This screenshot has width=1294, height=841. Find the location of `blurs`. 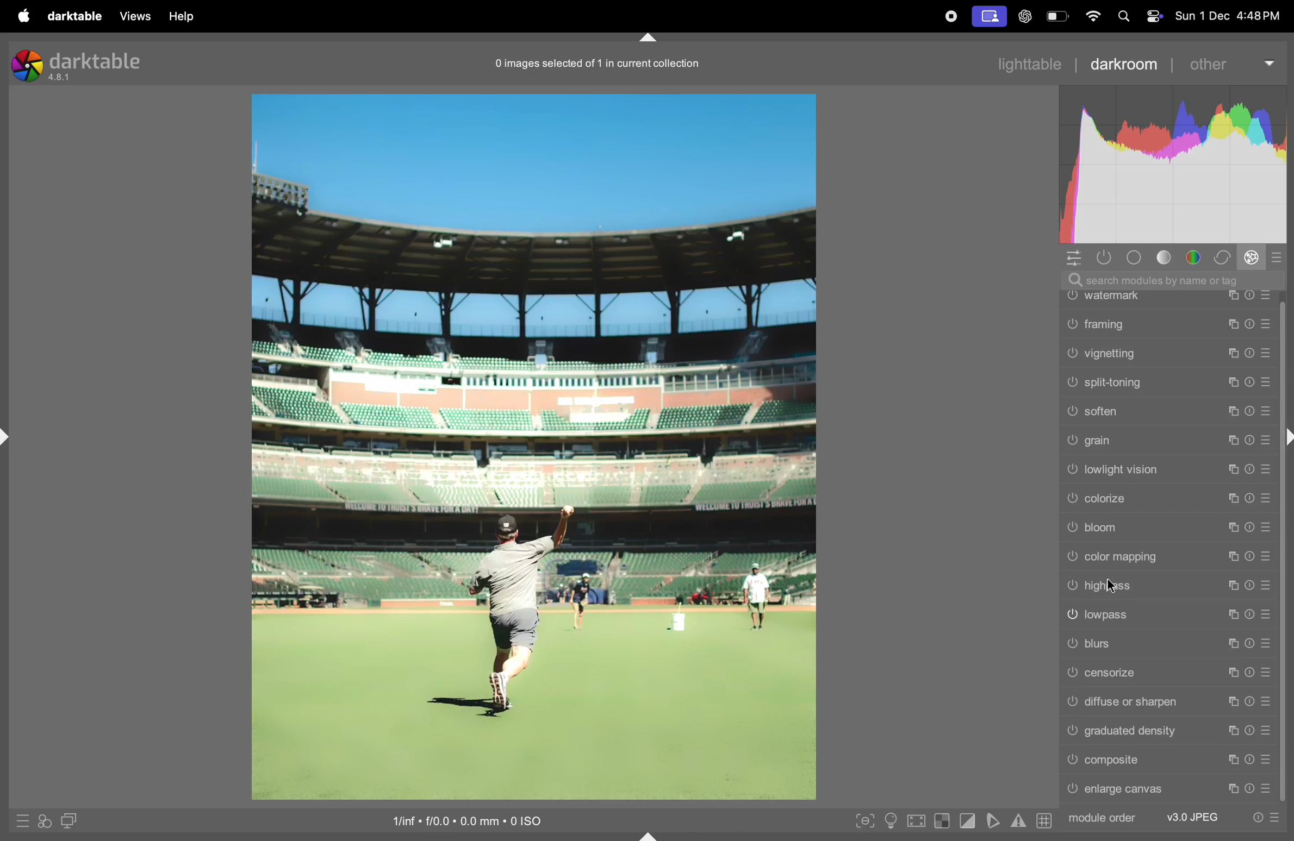

blurs is located at coordinates (1166, 643).